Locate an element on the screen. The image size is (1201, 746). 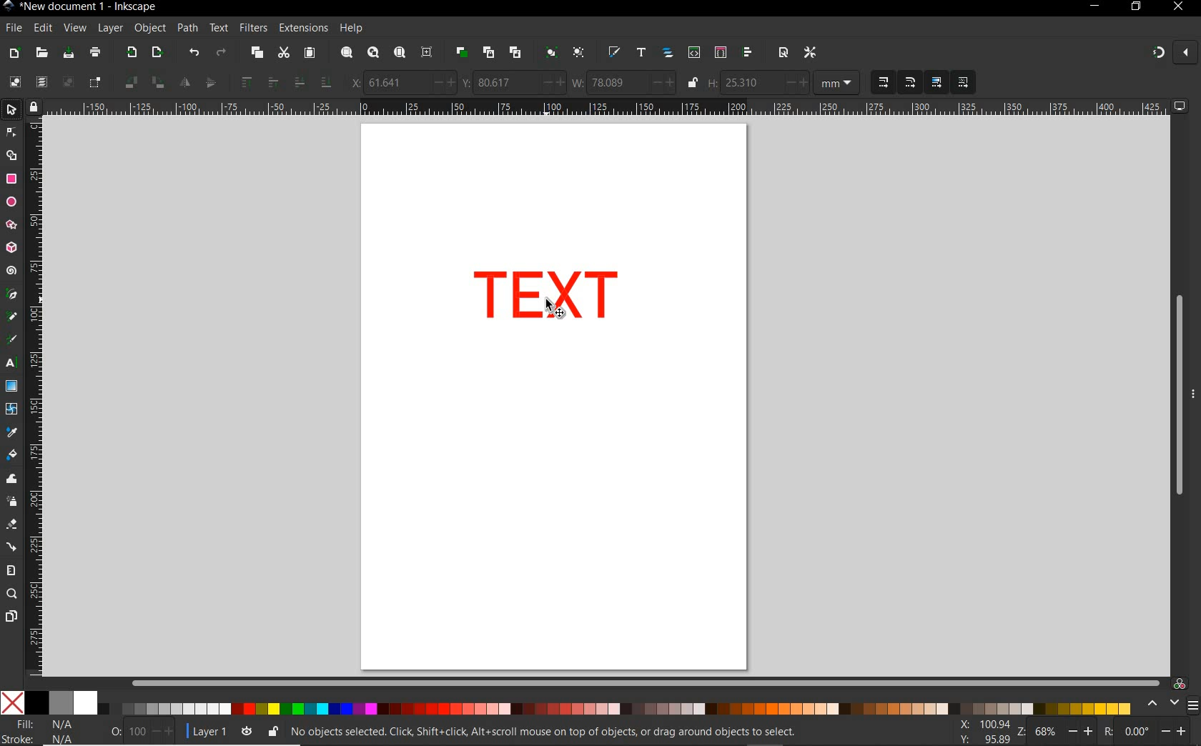
group is located at coordinates (549, 54).